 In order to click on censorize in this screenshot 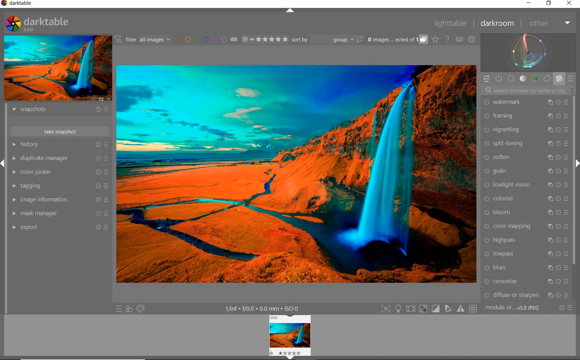, I will do `click(526, 281)`.